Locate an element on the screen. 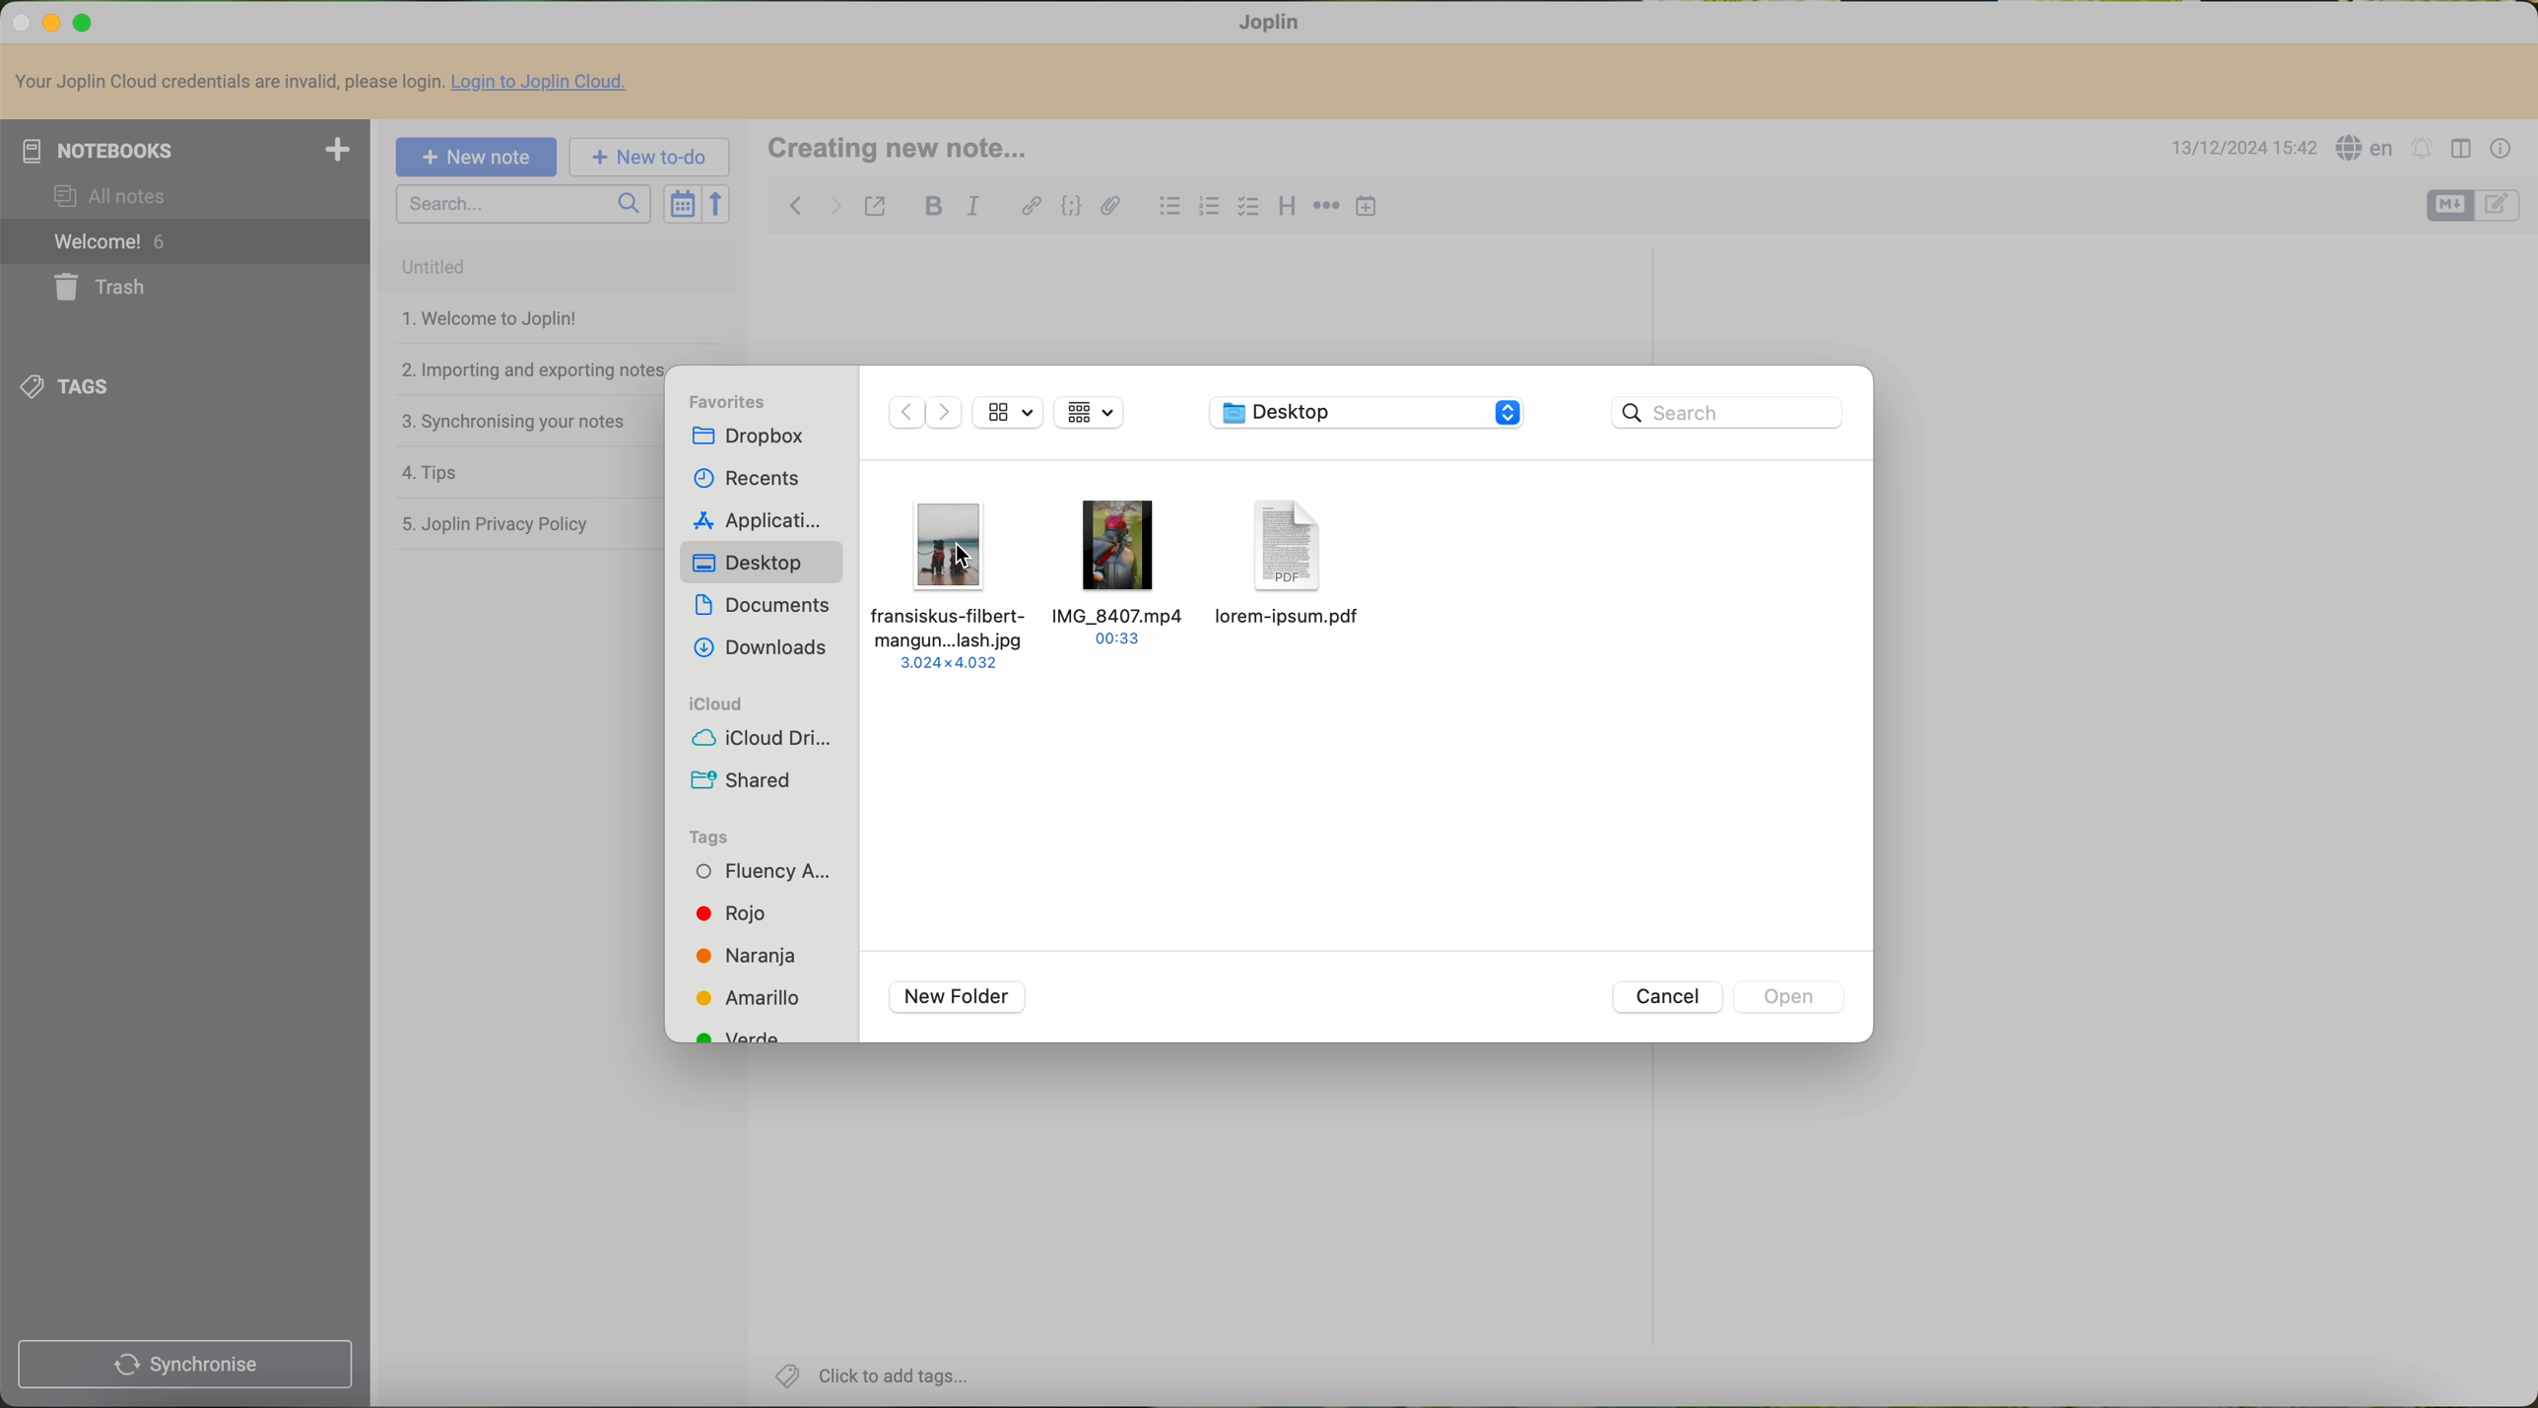  Joplin privacy policy is located at coordinates (495, 522).